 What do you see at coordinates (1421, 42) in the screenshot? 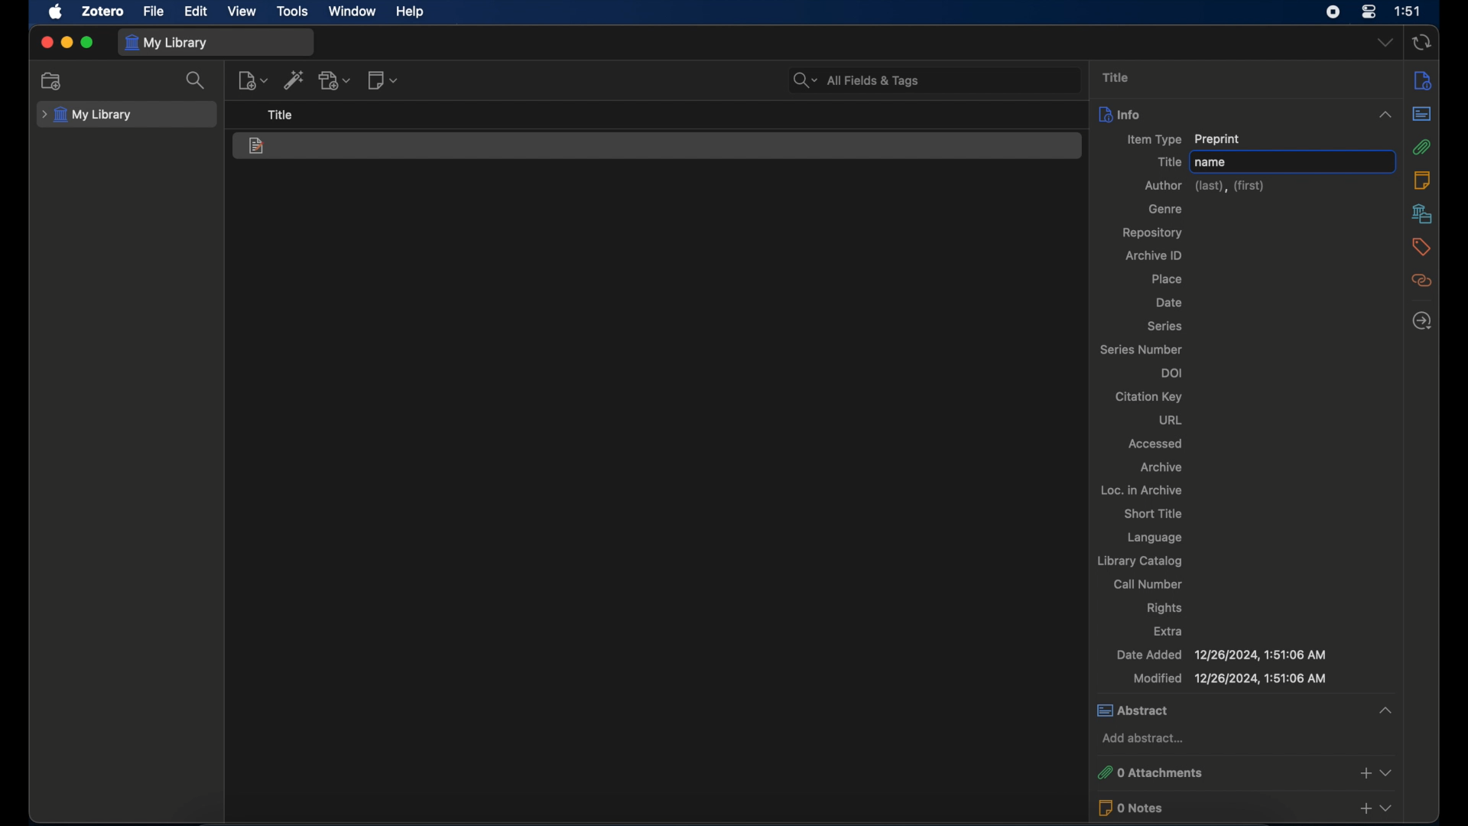
I see `sync` at bounding box center [1421, 42].